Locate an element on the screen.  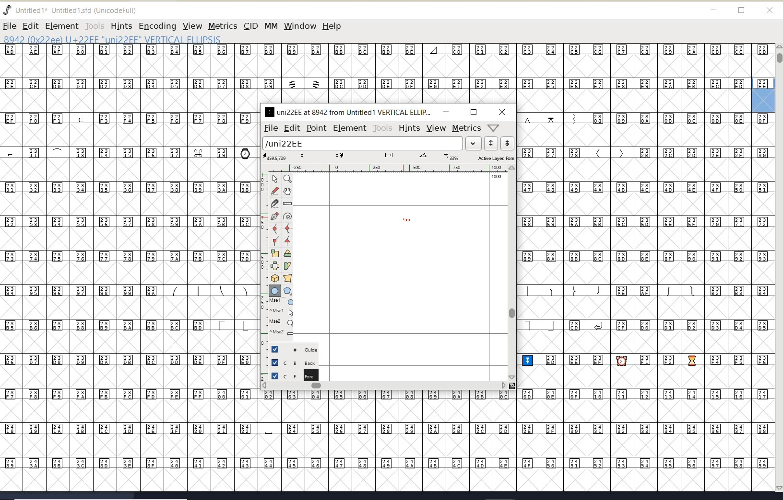
METRICS is located at coordinates (223, 26).